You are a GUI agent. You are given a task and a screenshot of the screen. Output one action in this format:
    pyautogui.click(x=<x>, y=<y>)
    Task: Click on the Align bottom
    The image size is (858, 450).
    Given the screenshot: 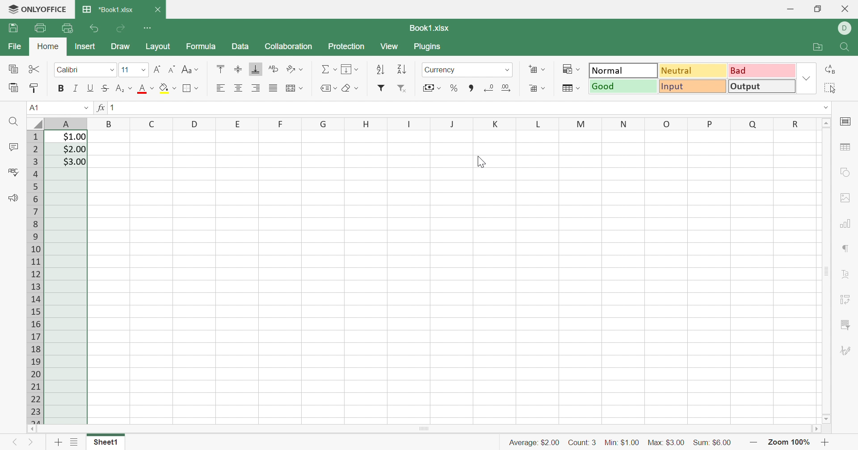 What is the action you would take?
    pyautogui.click(x=254, y=69)
    